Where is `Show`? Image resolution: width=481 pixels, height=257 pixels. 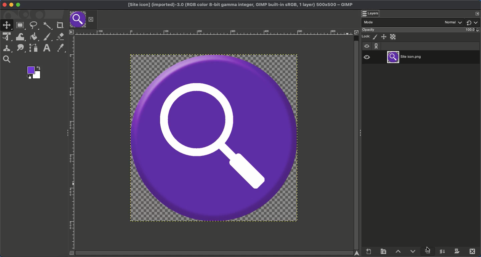 Show is located at coordinates (477, 22).